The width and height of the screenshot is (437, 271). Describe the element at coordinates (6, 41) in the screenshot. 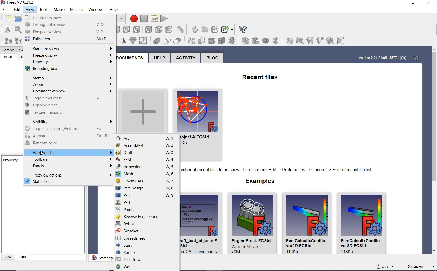

I see `import mesh` at that location.